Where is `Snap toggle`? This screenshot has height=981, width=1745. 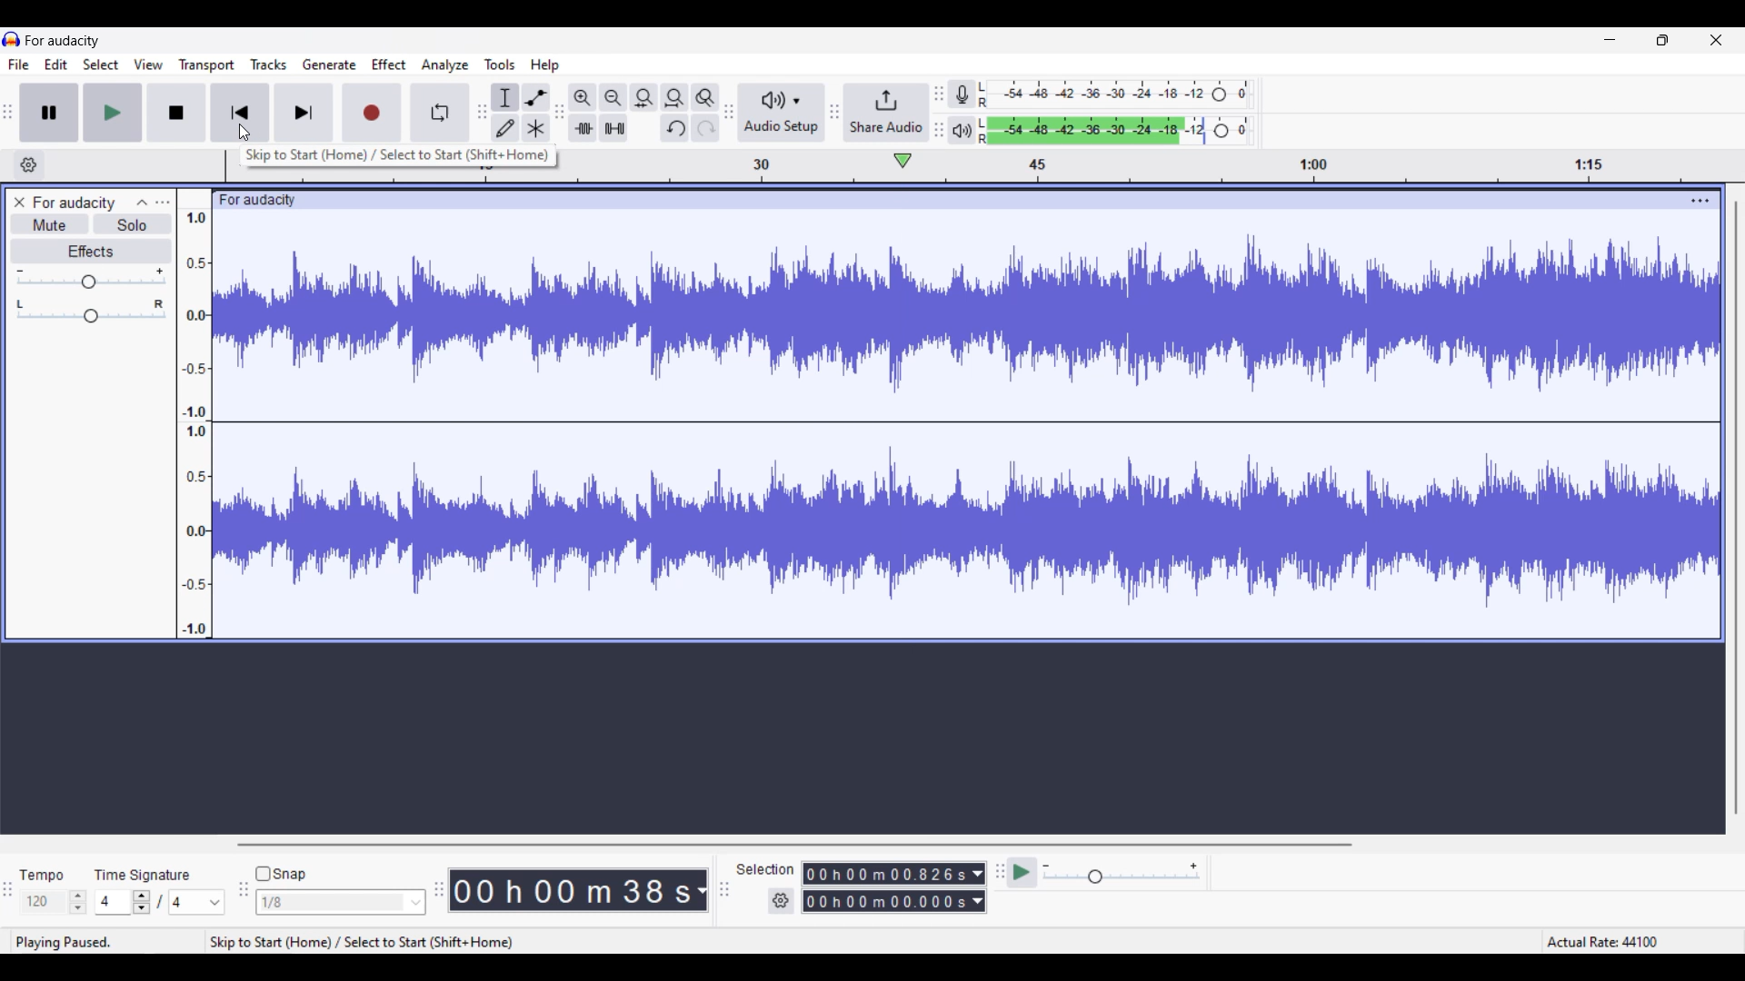 Snap toggle is located at coordinates (281, 874).